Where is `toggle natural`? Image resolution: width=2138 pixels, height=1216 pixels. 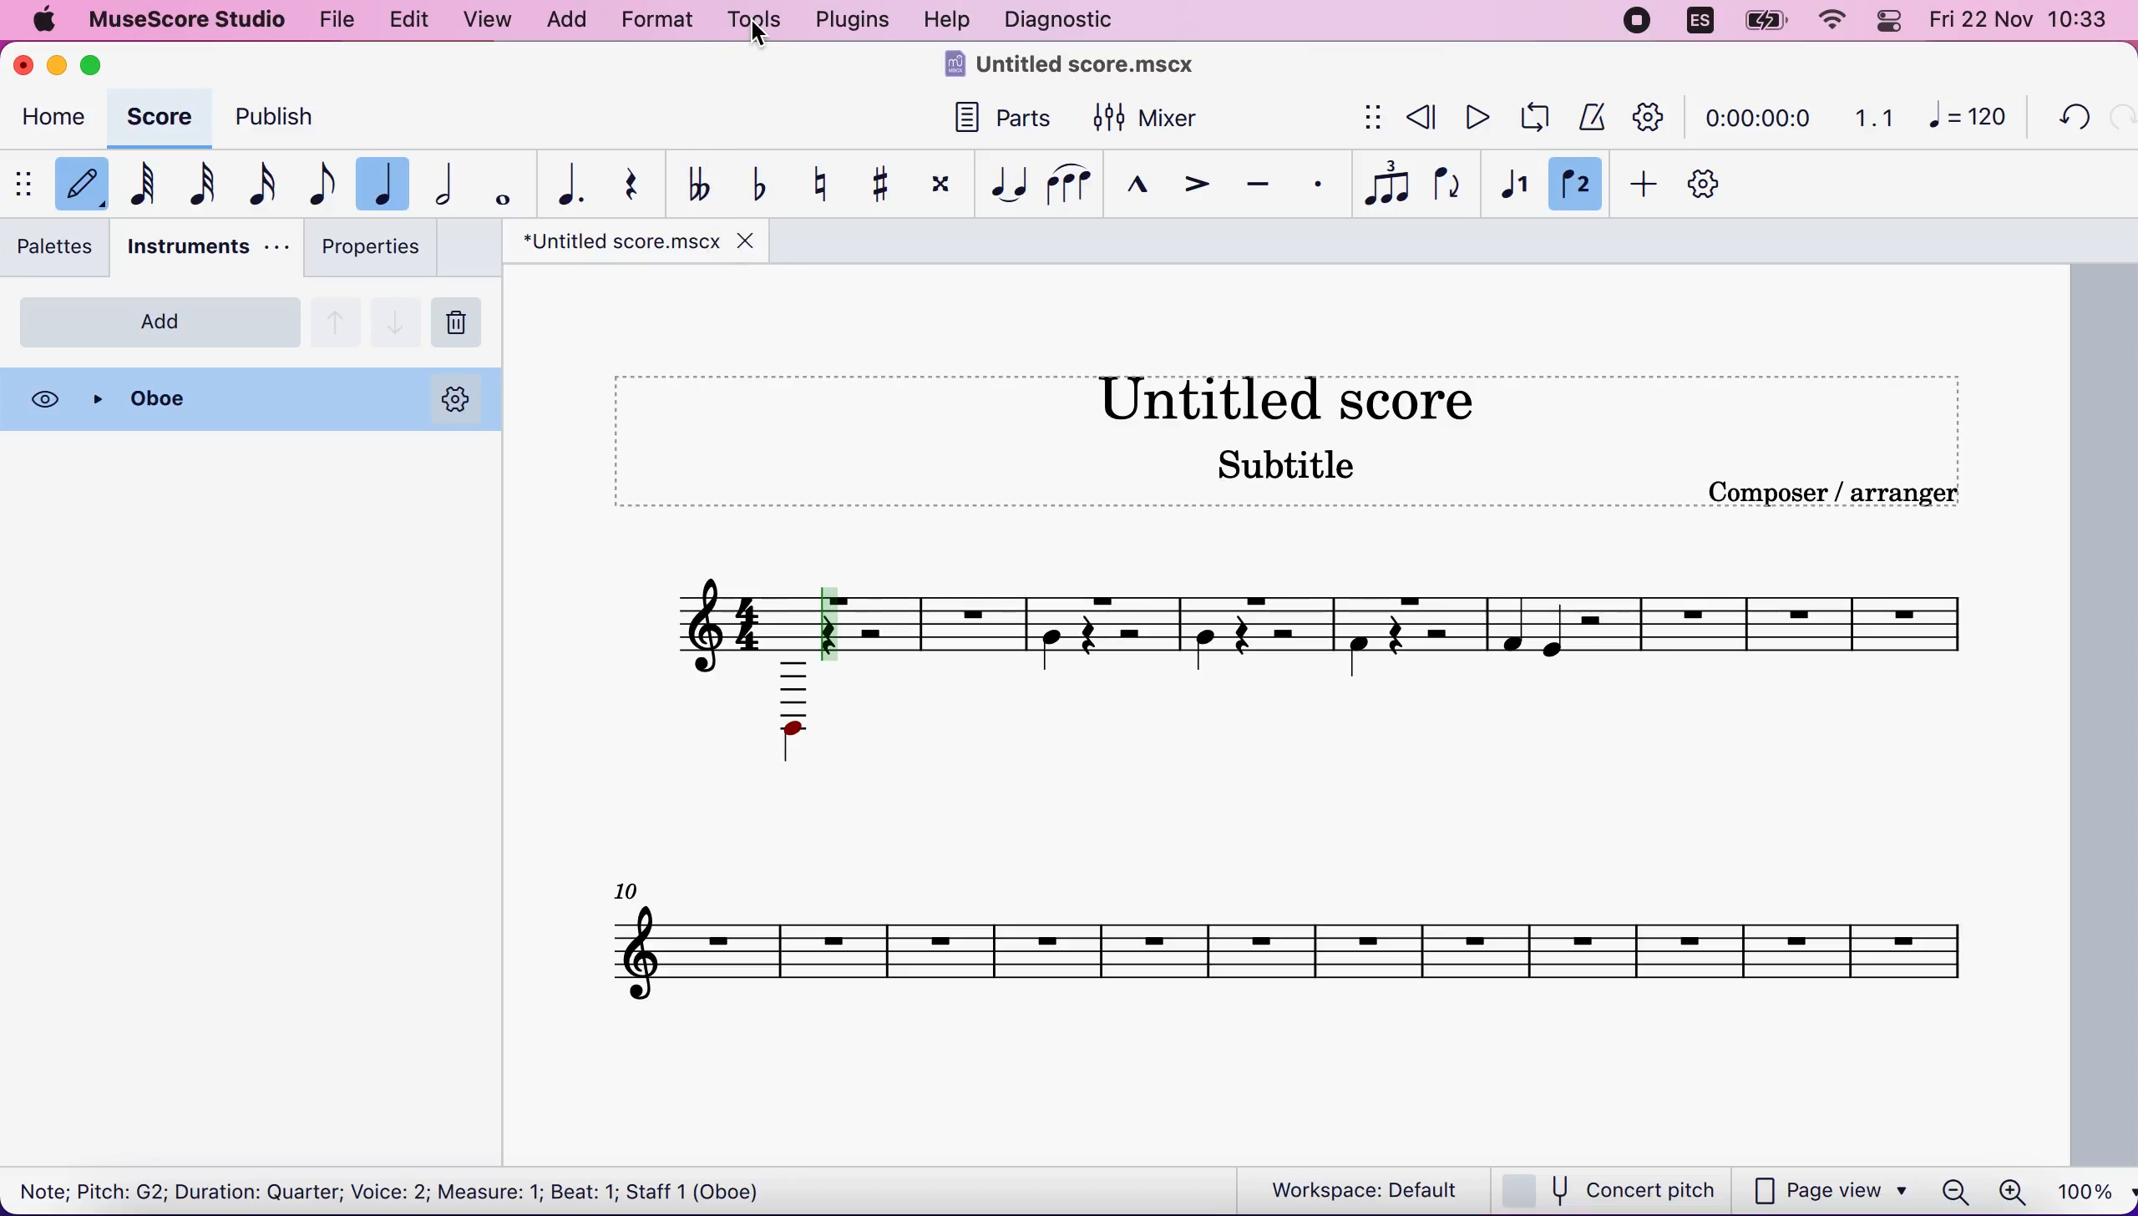 toggle natural is located at coordinates (824, 183).